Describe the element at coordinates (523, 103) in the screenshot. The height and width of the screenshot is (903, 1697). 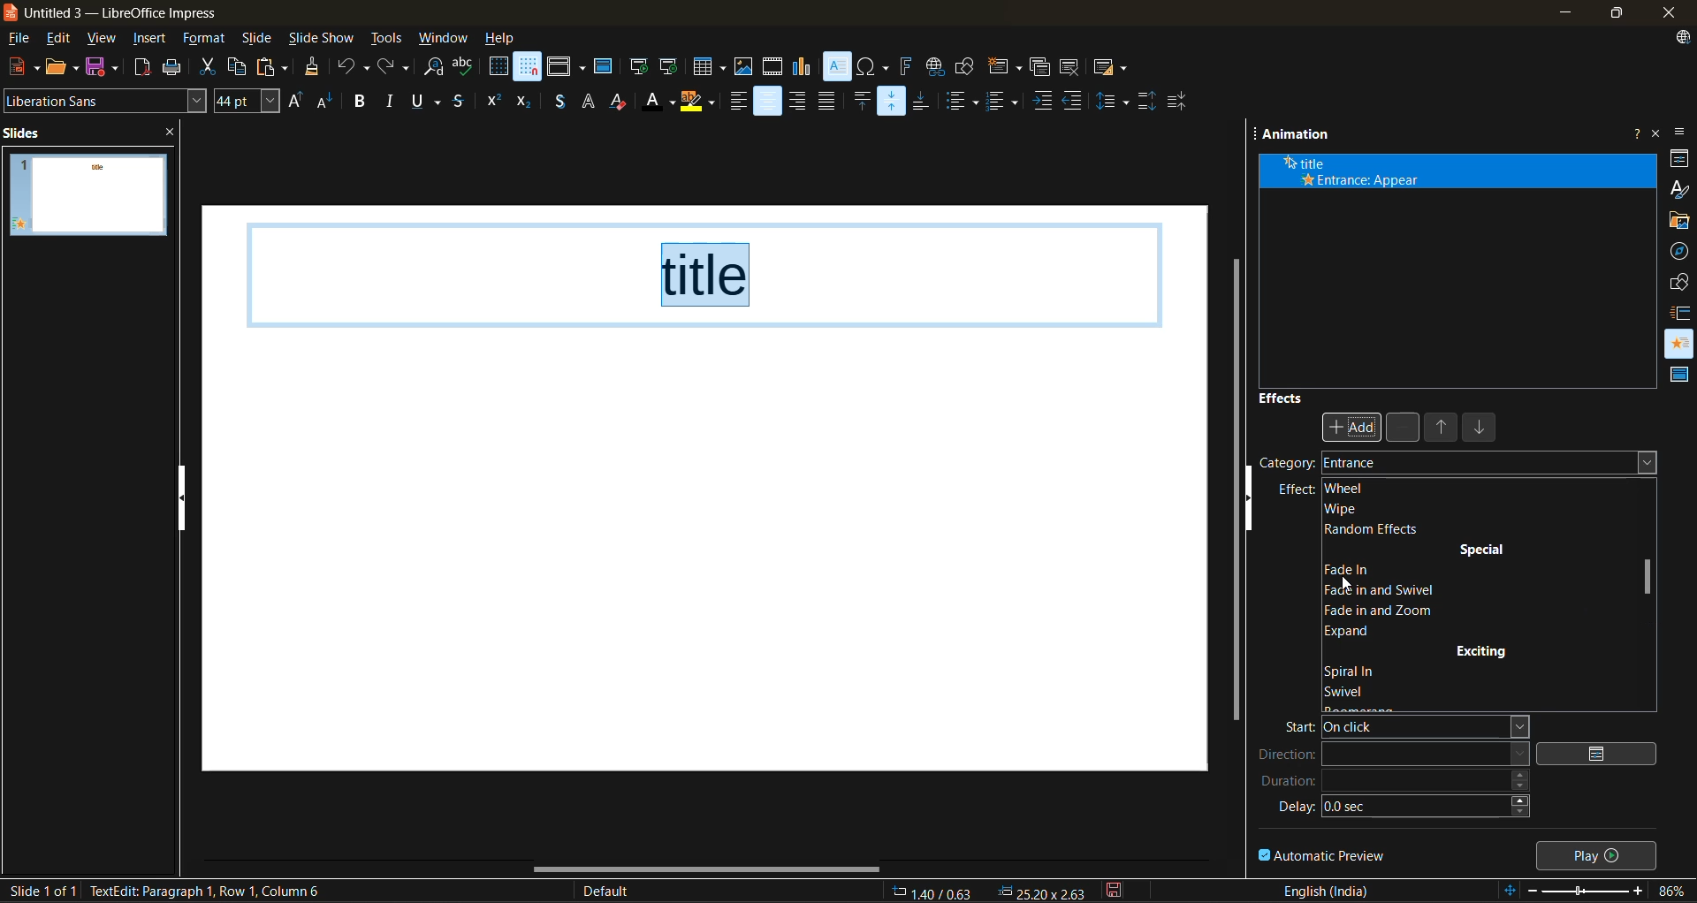
I see `subscript` at that location.